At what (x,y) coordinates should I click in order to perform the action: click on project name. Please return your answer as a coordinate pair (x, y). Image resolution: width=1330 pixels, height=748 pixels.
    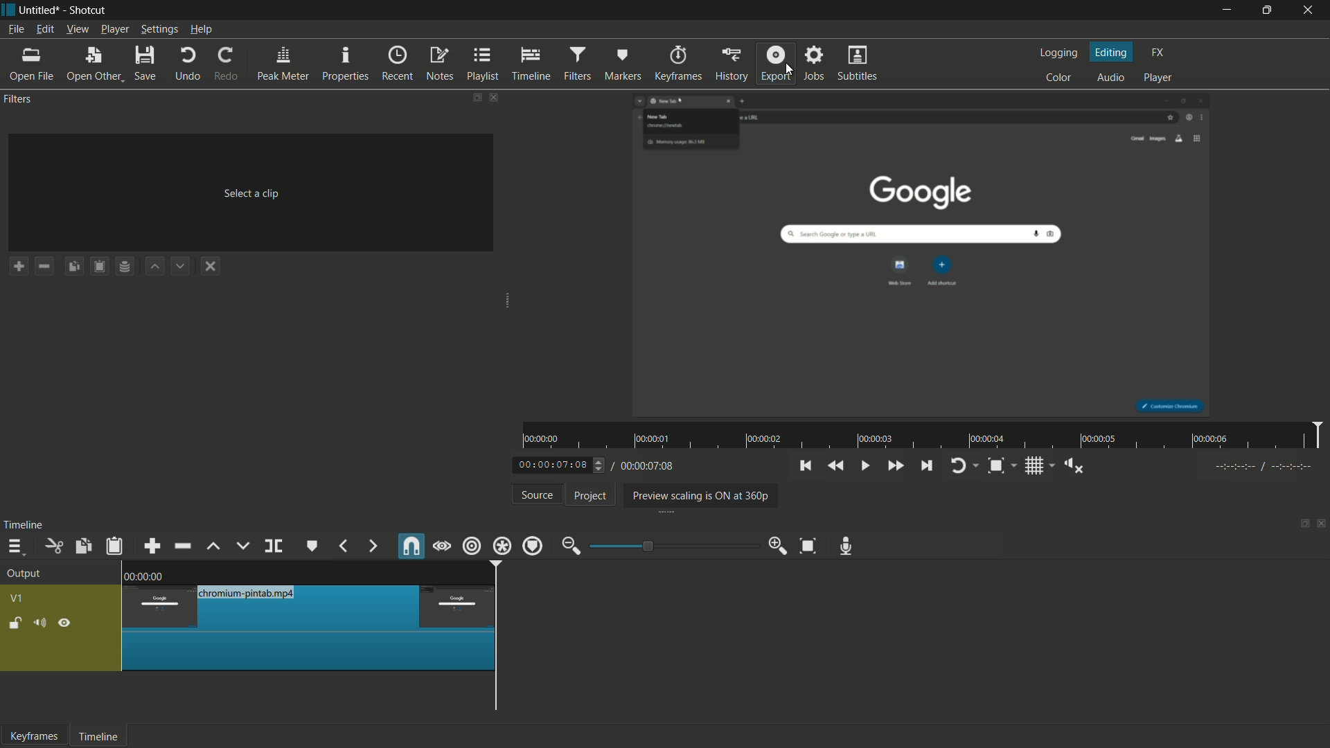
    Looking at the image, I should click on (37, 10).